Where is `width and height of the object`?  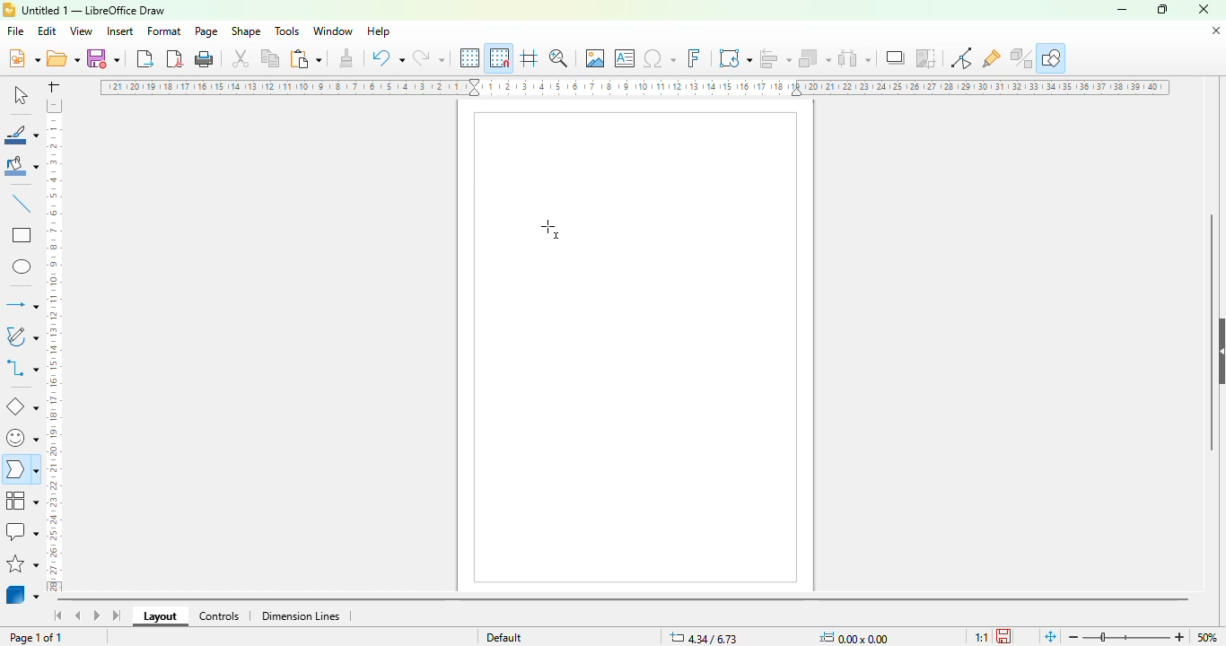
width and height of the object is located at coordinates (857, 637).